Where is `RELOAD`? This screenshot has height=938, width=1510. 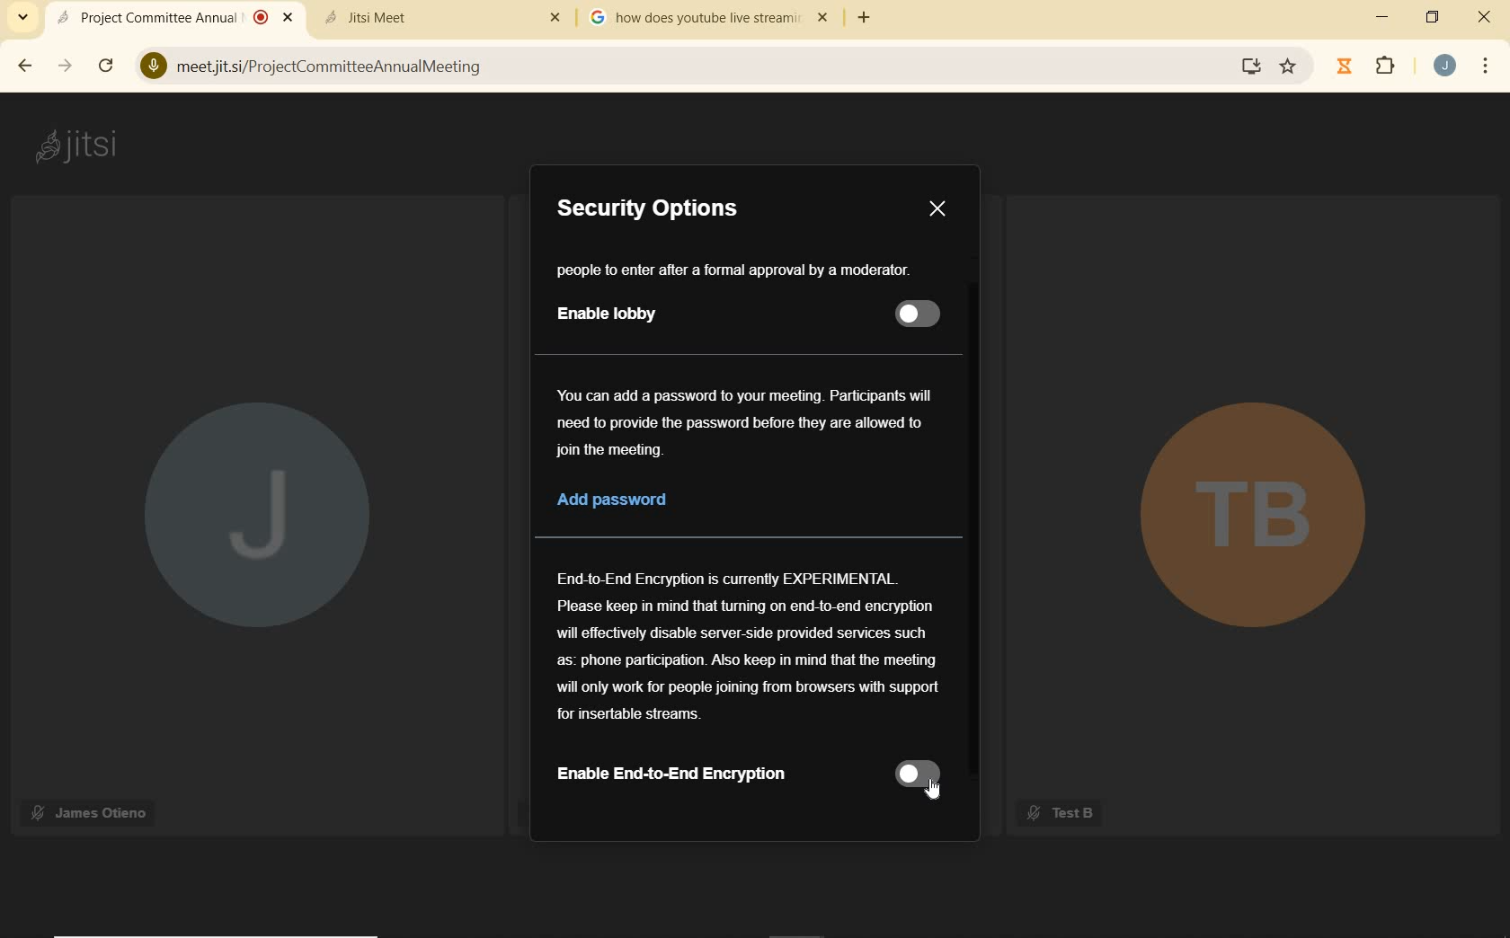 RELOAD is located at coordinates (106, 65).